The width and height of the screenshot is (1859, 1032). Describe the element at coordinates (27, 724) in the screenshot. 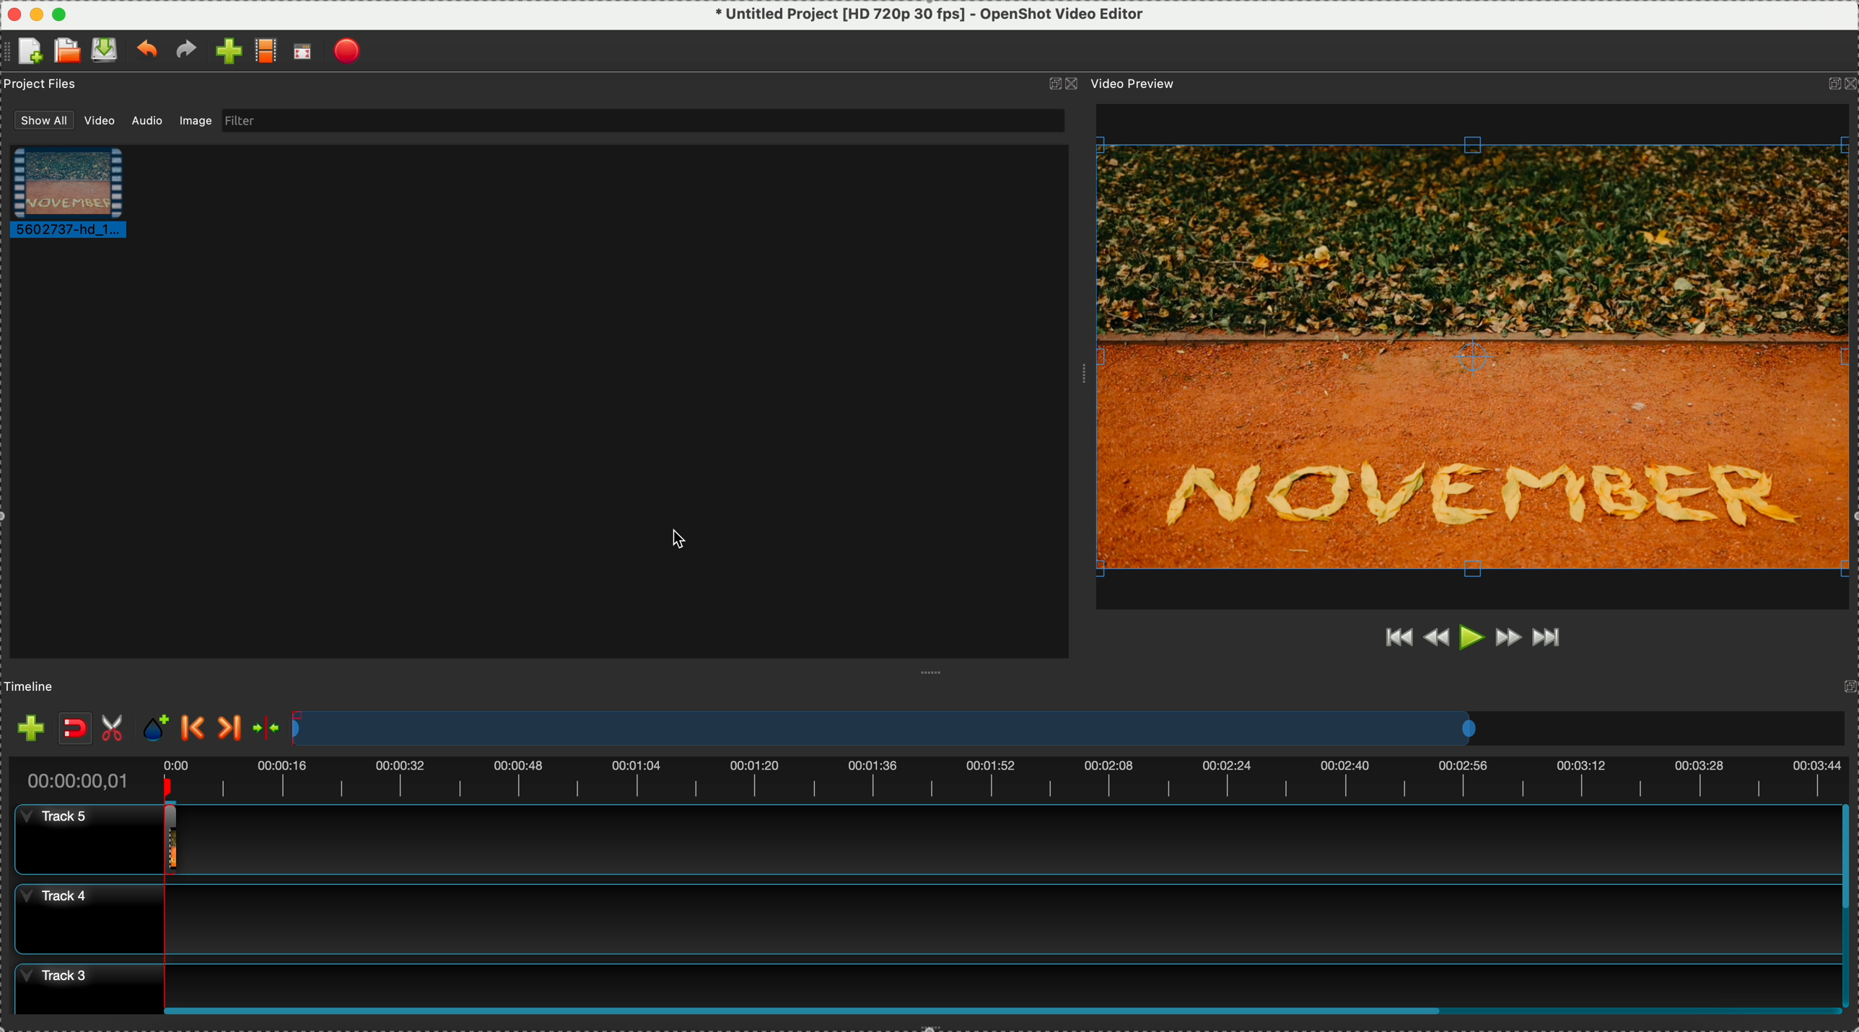

I see `import files` at that location.